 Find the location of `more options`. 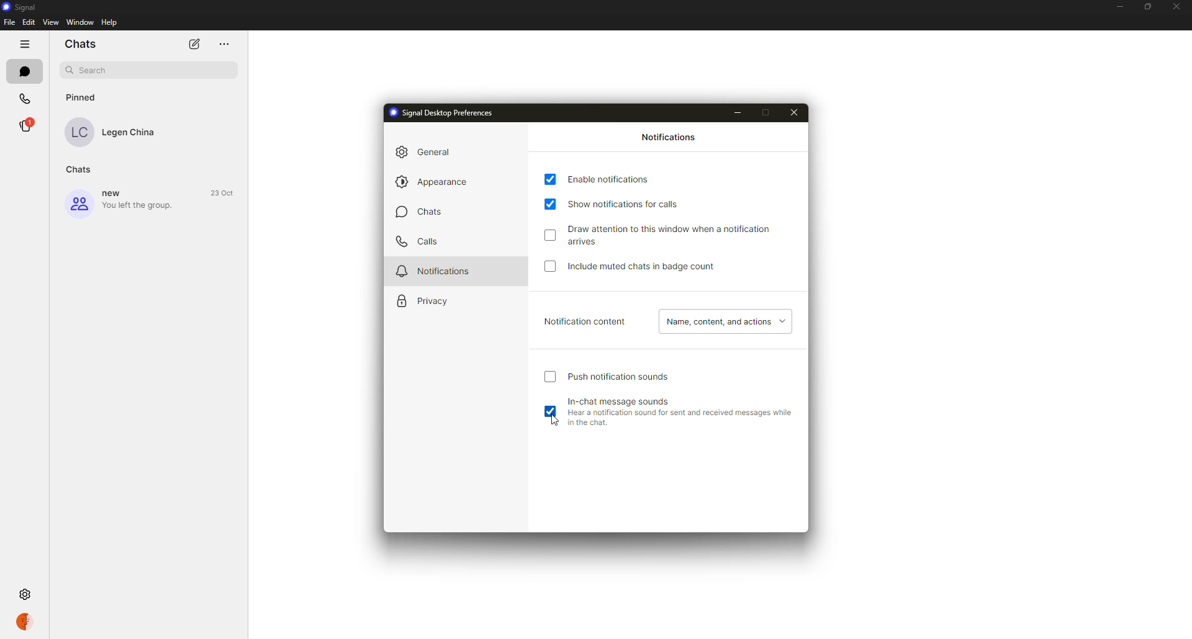

more options is located at coordinates (24, 44).